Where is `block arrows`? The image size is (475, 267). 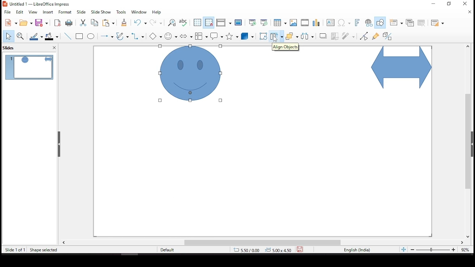
block arrows is located at coordinates (186, 37).